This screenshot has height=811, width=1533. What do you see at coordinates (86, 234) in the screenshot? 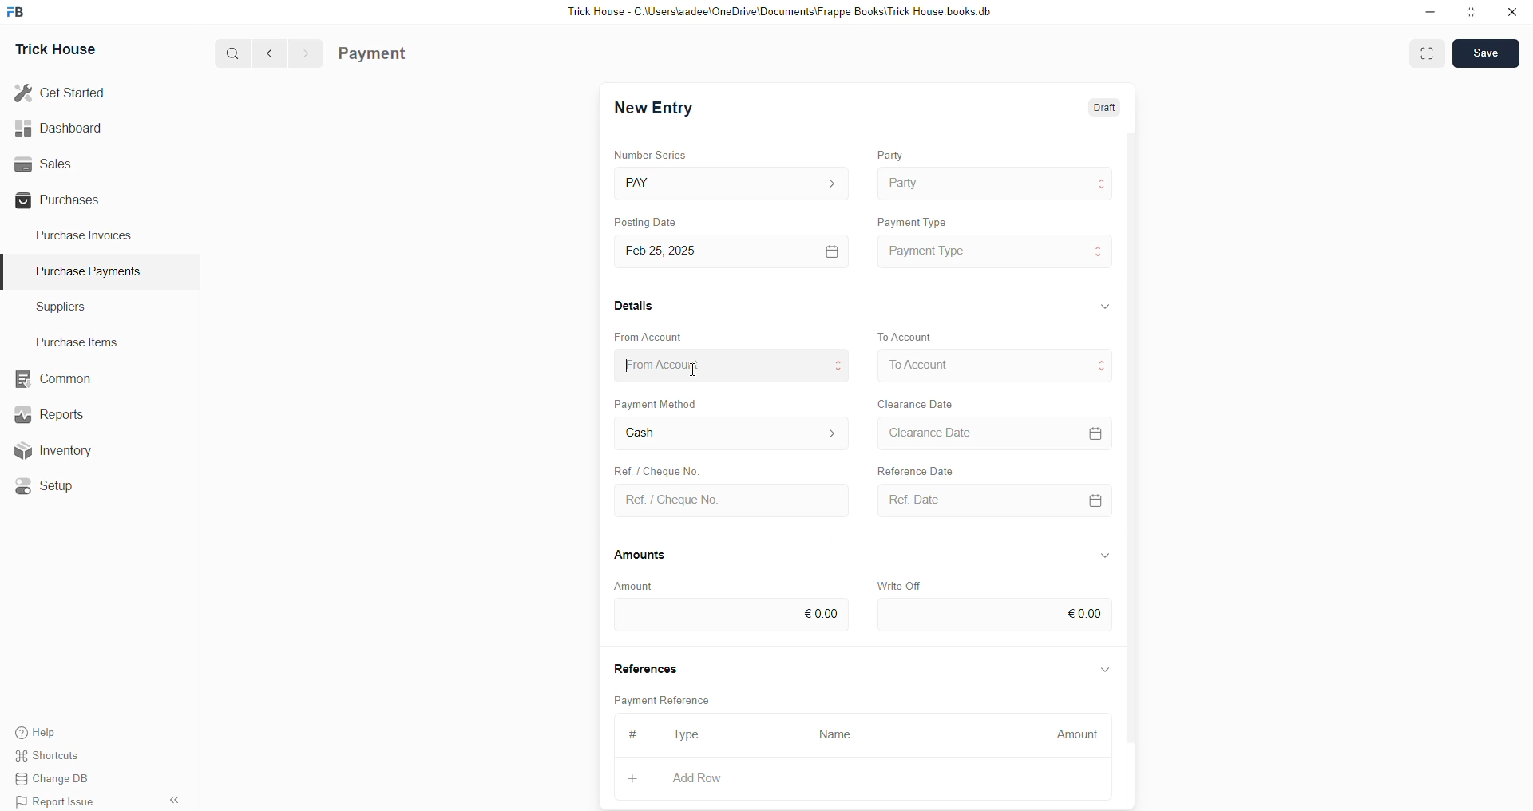
I see `Purchase Invoices` at bounding box center [86, 234].